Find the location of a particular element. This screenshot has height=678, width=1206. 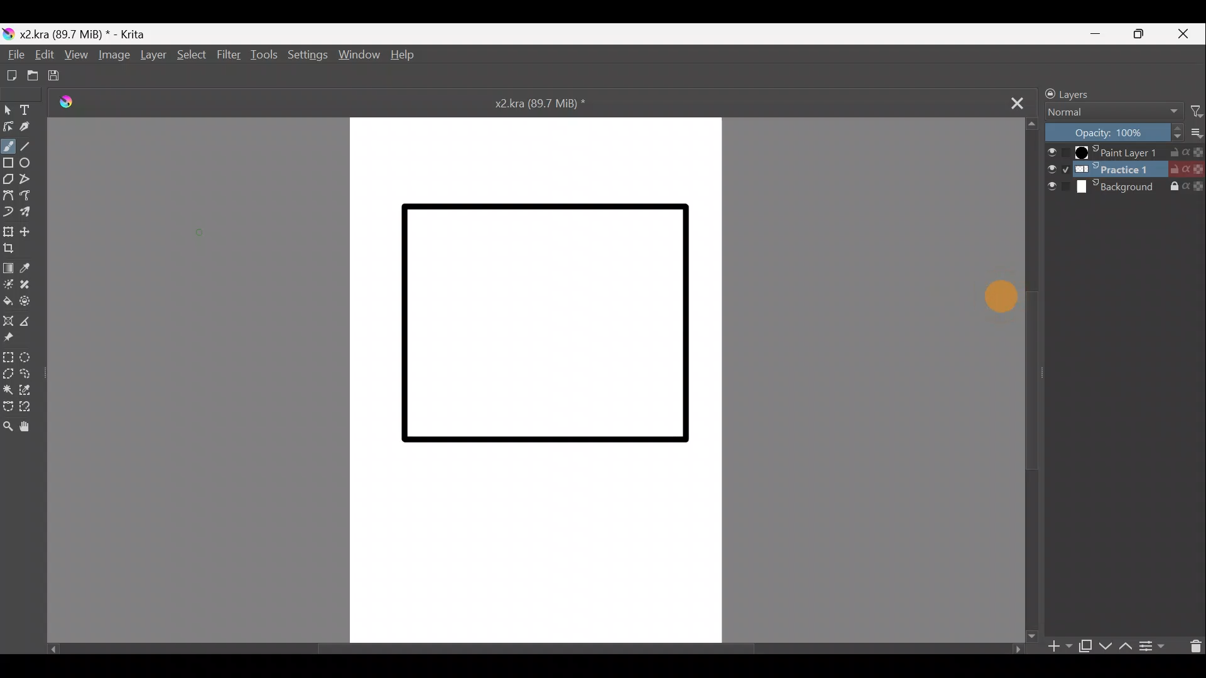

Close is located at coordinates (1182, 36).